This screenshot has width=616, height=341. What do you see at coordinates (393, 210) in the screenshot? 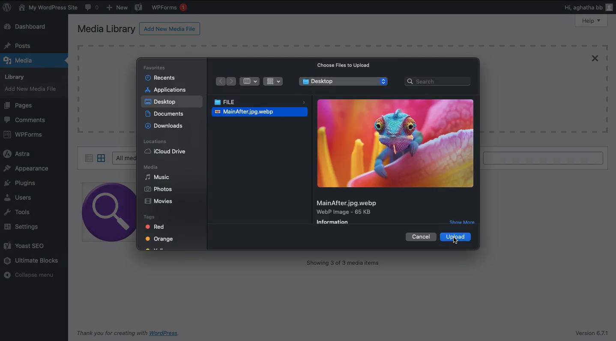
I see `Details` at bounding box center [393, 210].